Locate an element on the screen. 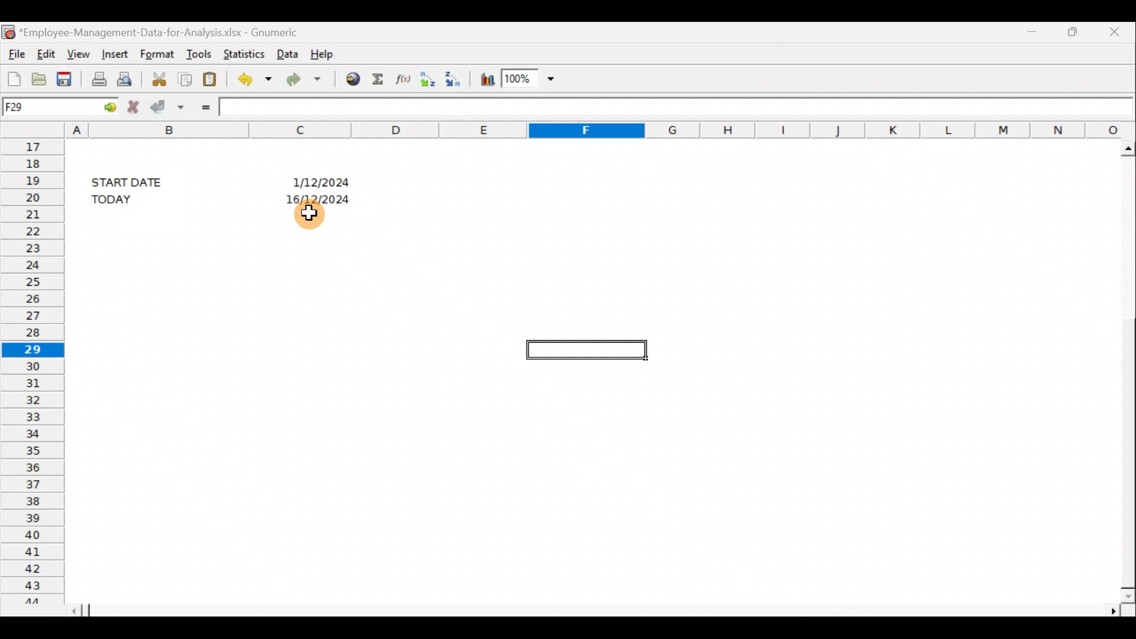 The image size is (1136, 639). Create a new workbook is located at coordinates (12, 76).